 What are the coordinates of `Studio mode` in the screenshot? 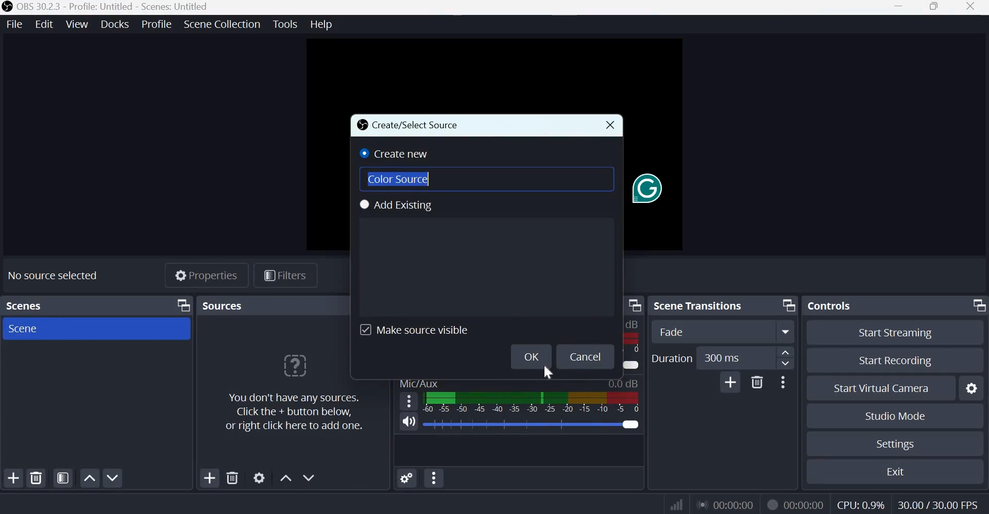 It's located at (894, 416).